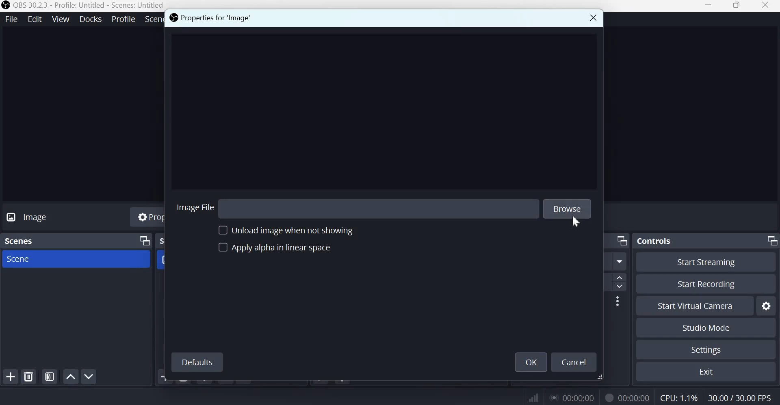 The width and height of the screenshot is (780, 405). What do you see at coordinates (30, 377) in the screenshot?
I see `Remove selected scene` at bounding box center [30, 377].